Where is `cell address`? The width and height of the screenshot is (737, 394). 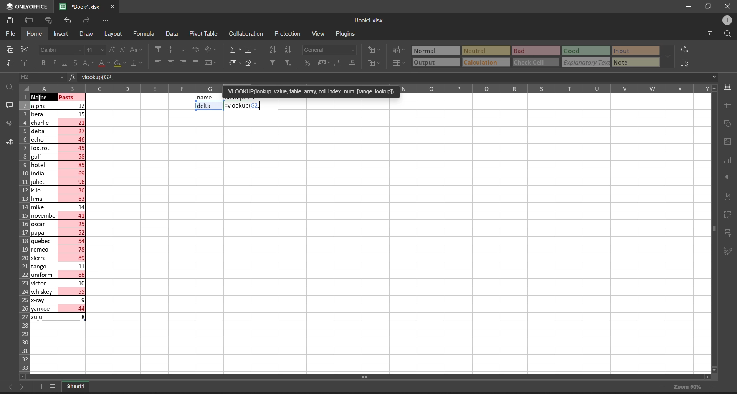
cell address is located at coordinates (41, 78).